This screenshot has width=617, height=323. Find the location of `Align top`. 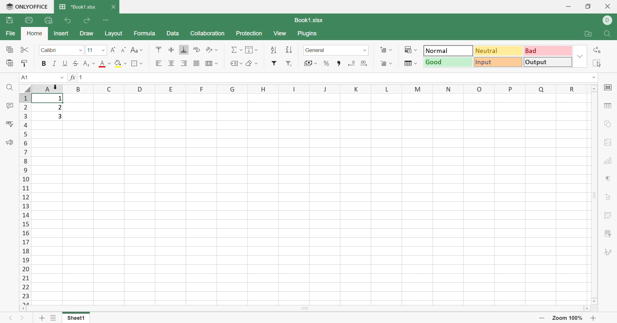

Align top is located at coordinates (158, 49).